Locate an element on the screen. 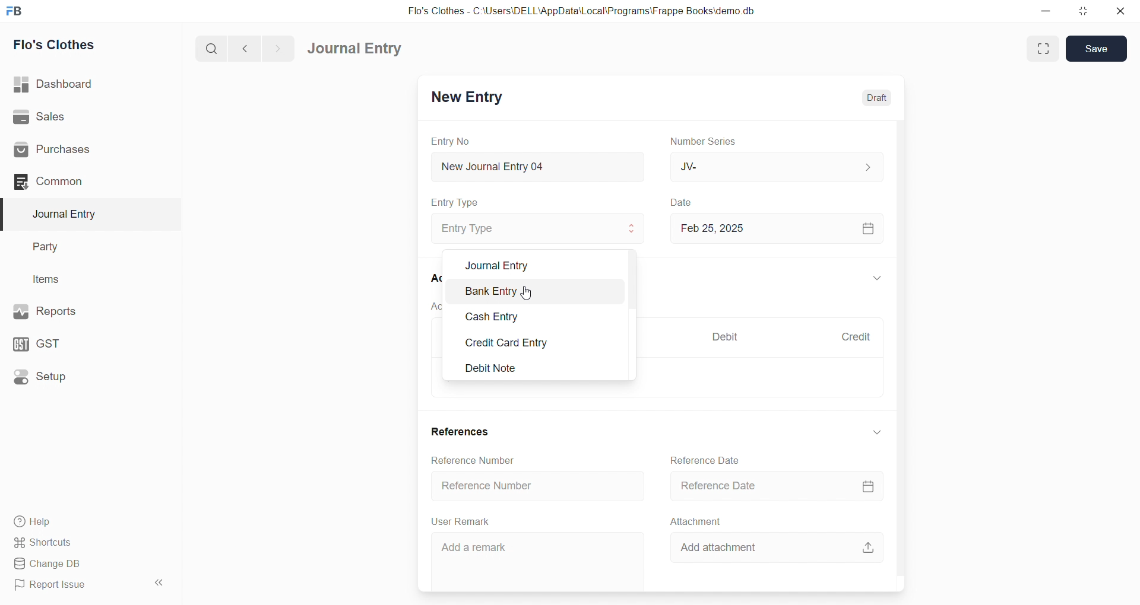  Change DB is located at coordinates (85, 564).